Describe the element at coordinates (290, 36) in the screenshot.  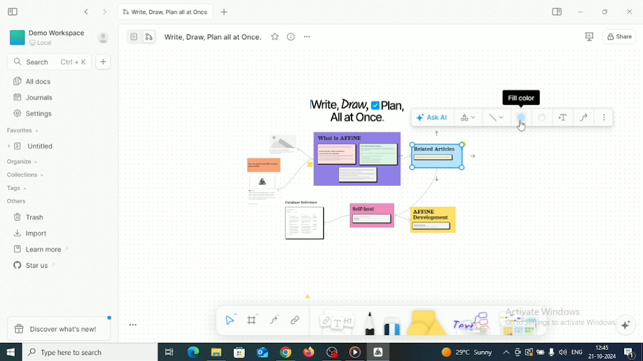
I see `View Info` at that location.